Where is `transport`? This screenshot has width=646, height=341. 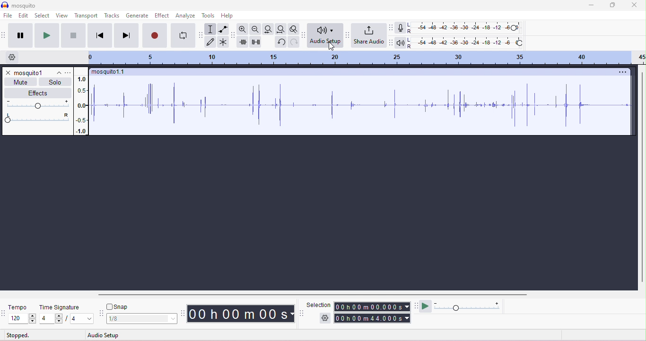 transport is located at coordinates (87, 16).